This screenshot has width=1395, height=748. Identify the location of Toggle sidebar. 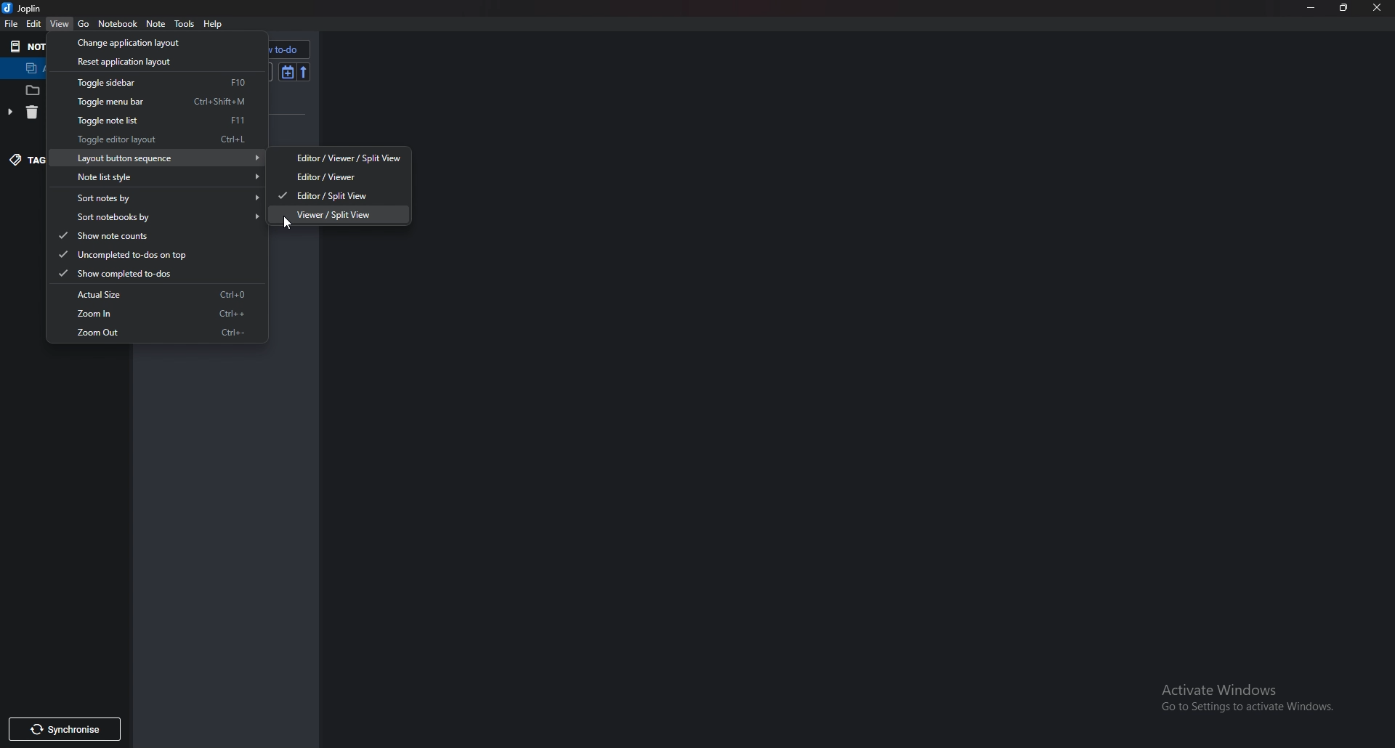
(153, 83).